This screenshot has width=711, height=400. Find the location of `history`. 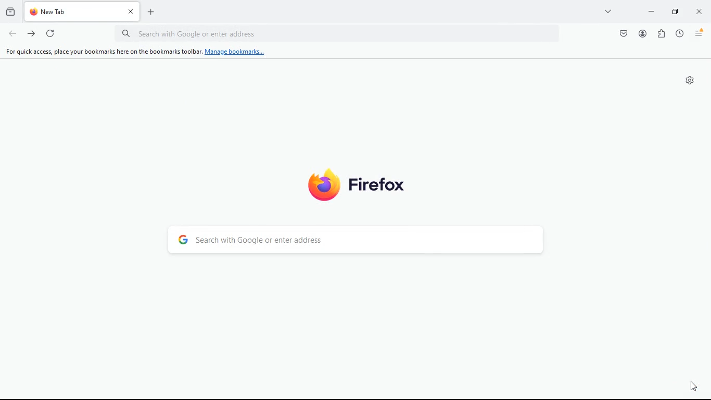

history is located at coordinates (10, 10).